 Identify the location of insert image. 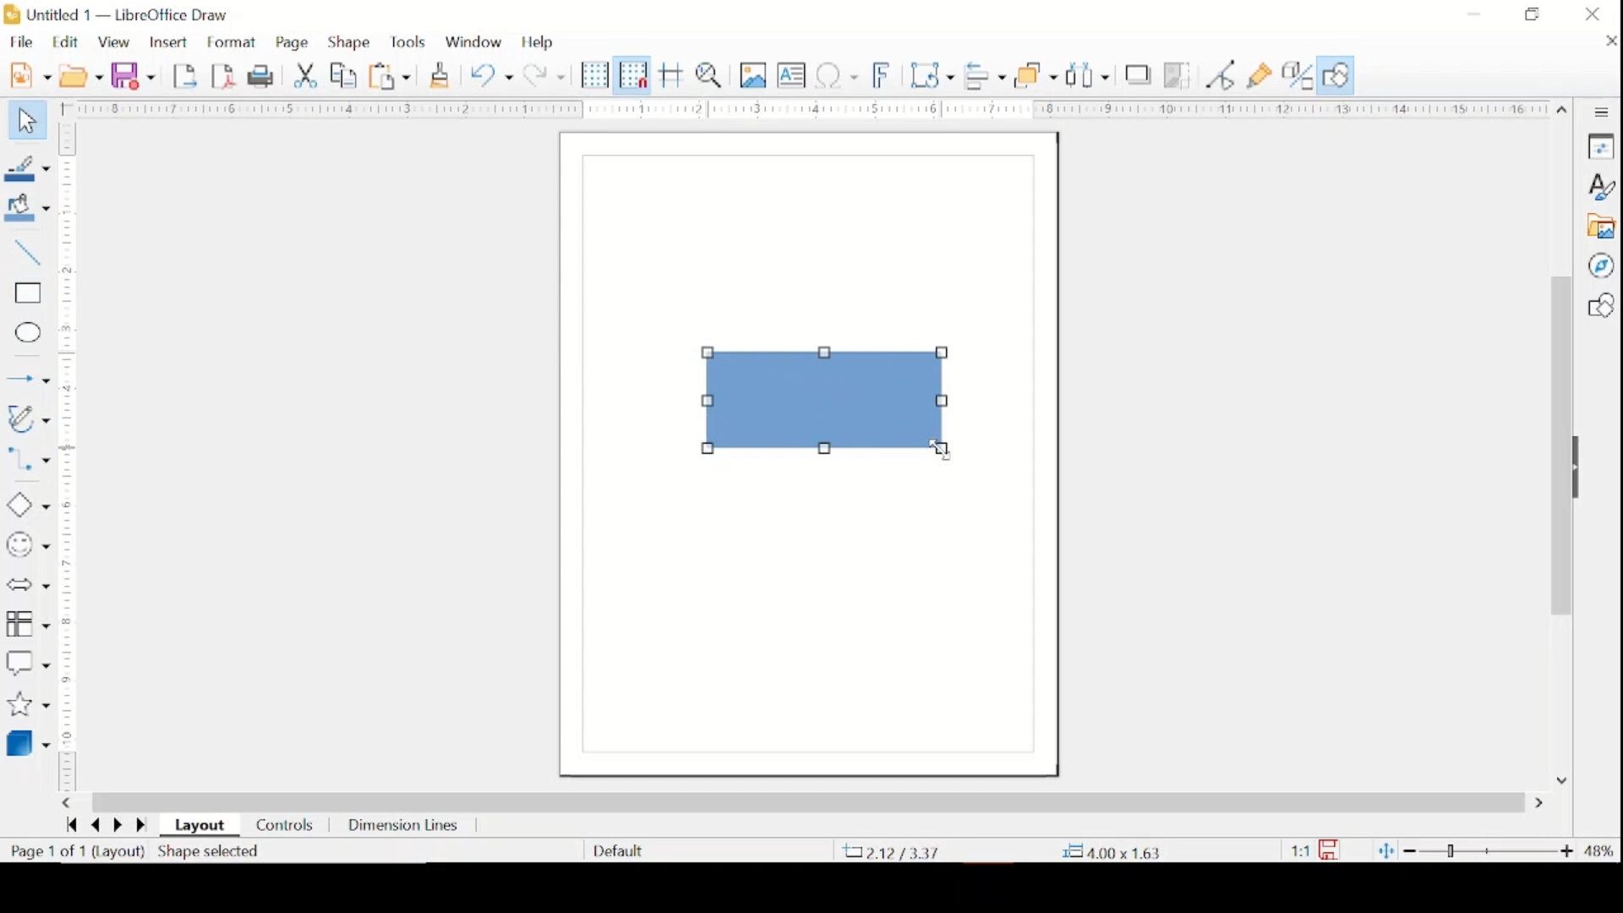
(755, 74).